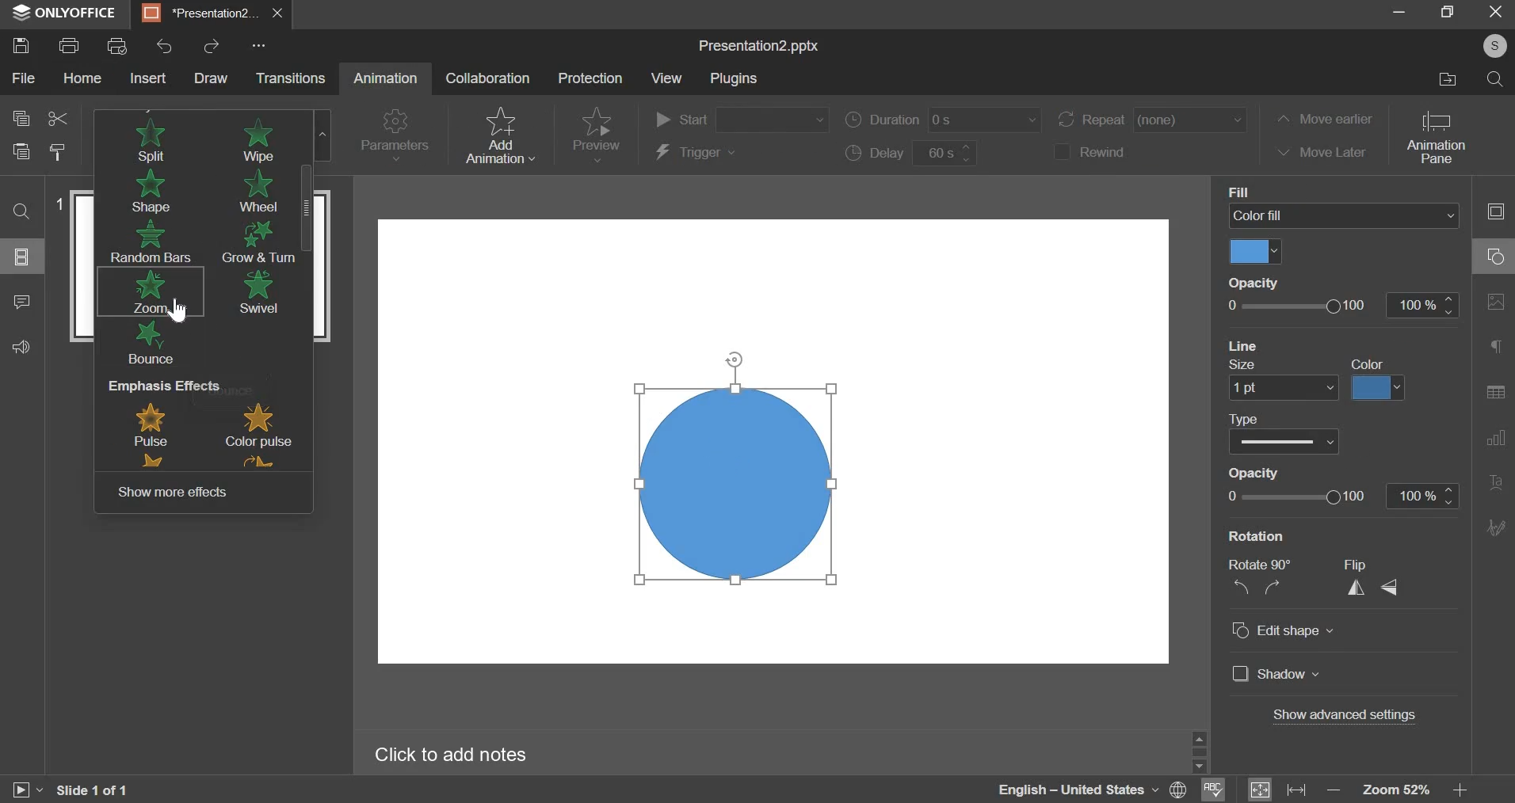  What do you see at coordinates (1367, 363) in the screenshot?
I see `color fill` at bounding box center [1367, 363].